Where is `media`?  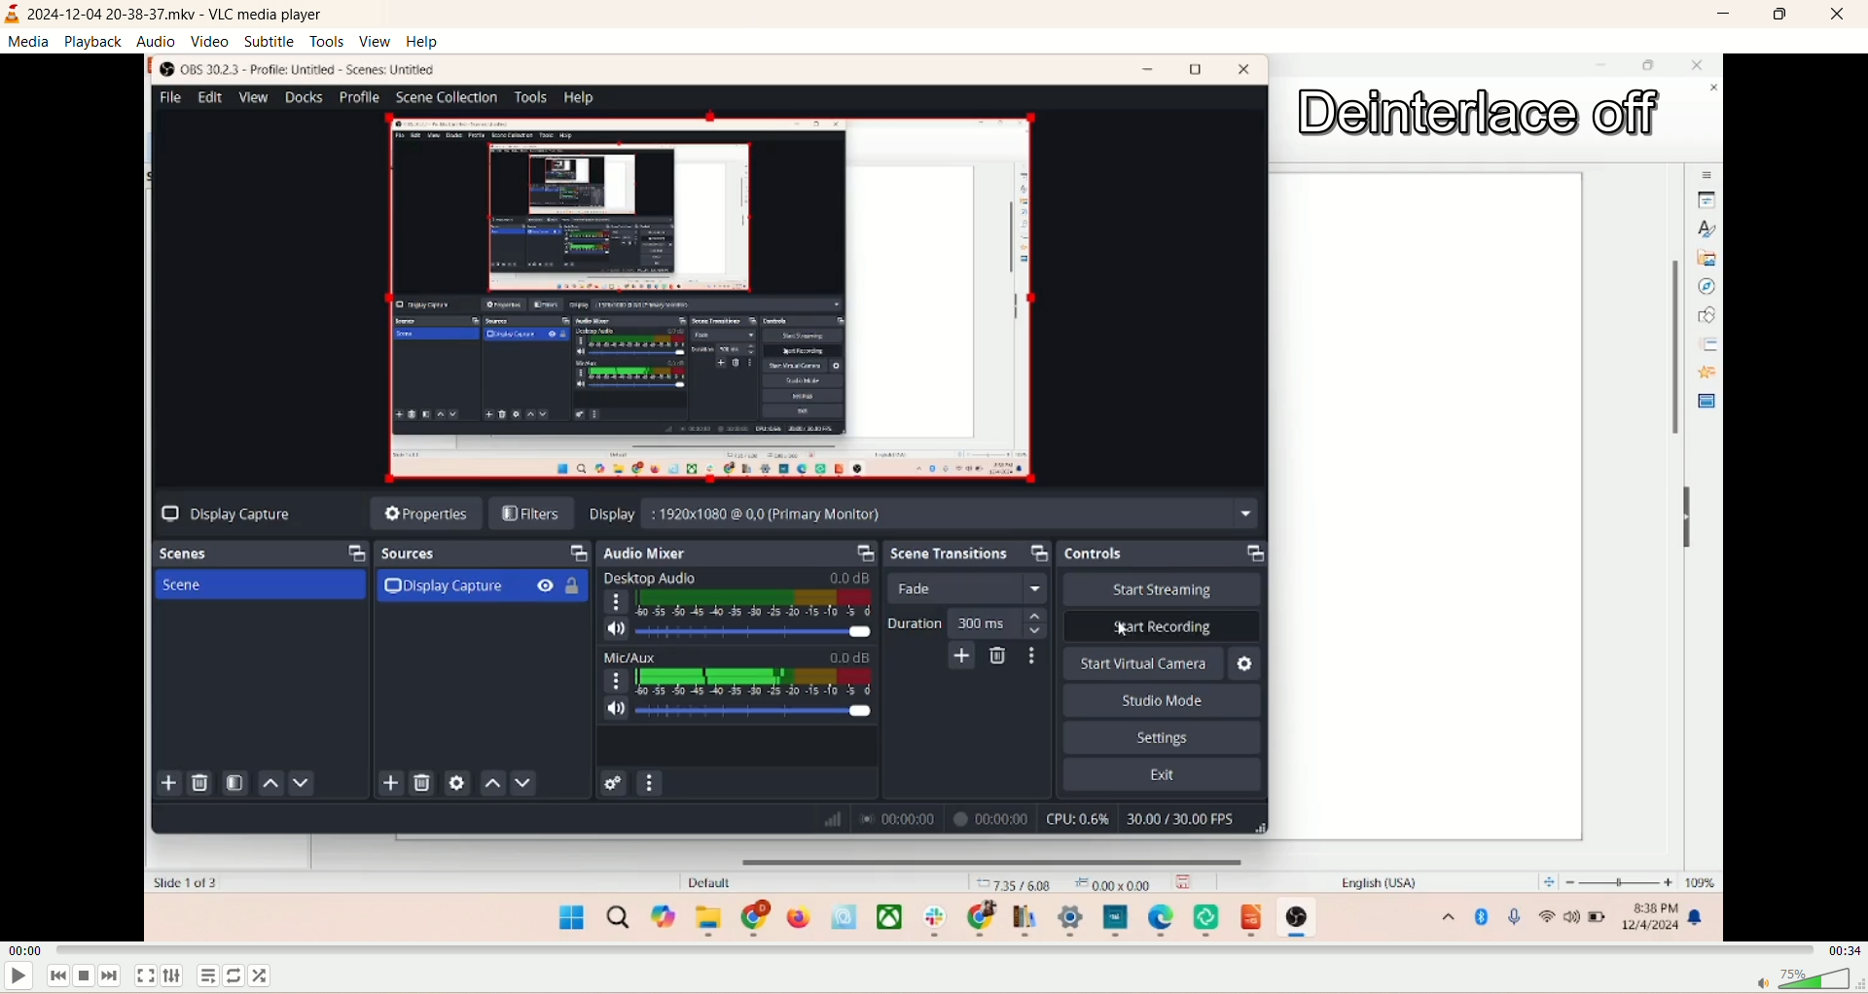 media is located at coordinates (31, 42).